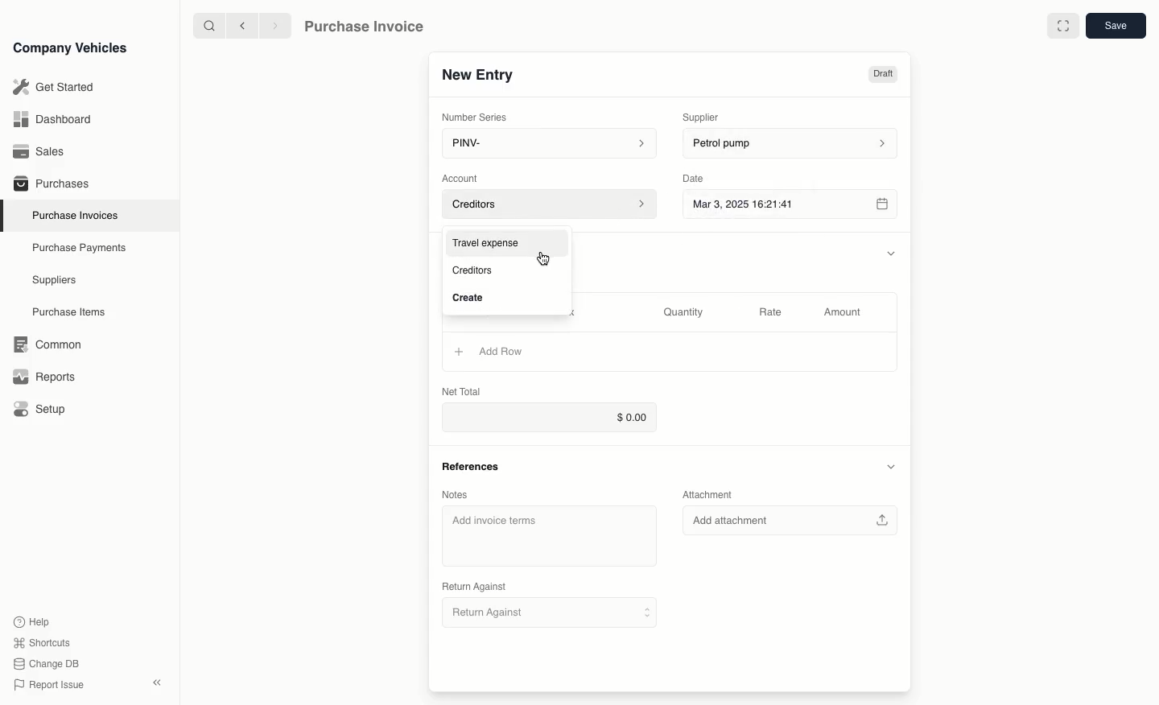 This screenshot has width=1159, height=705. I want to click on Add attachment, so click(788, 519).